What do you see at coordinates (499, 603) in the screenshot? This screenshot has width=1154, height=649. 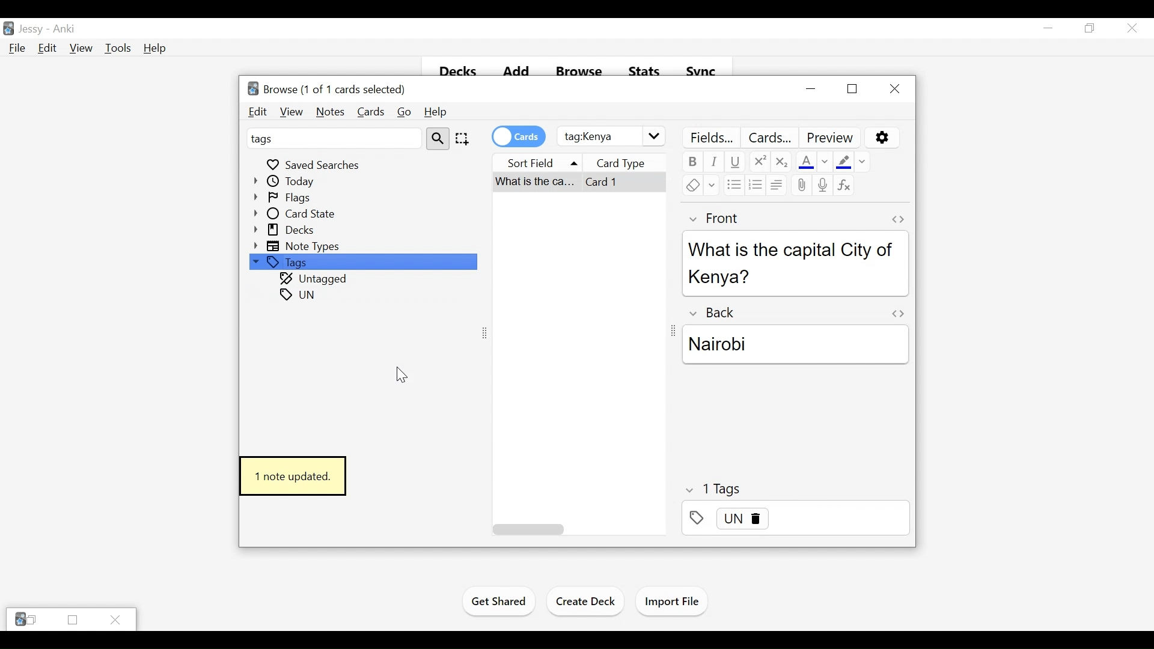 I see `Get Shared` at bounding box center [499, 603].